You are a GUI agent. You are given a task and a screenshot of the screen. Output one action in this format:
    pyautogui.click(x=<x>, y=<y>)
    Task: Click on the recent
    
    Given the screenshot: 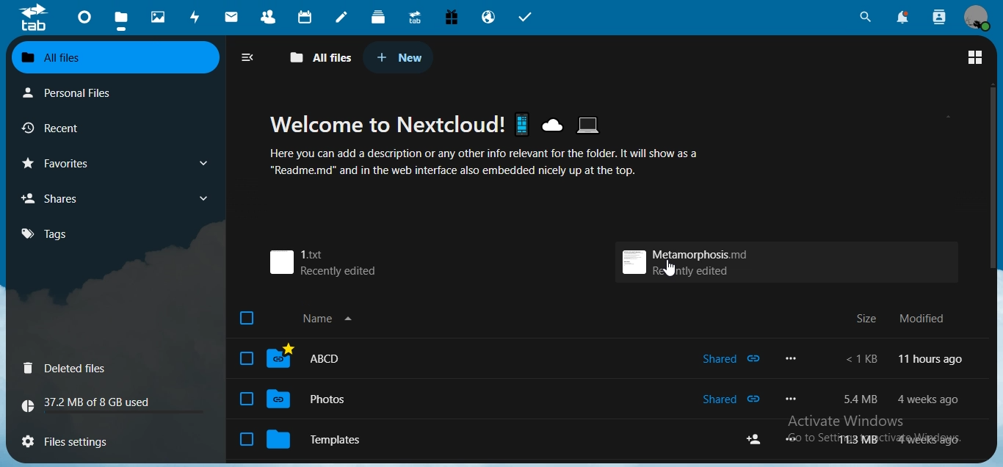 What is the action you would take?
    pyautogui.click(x=58, y=126)
    